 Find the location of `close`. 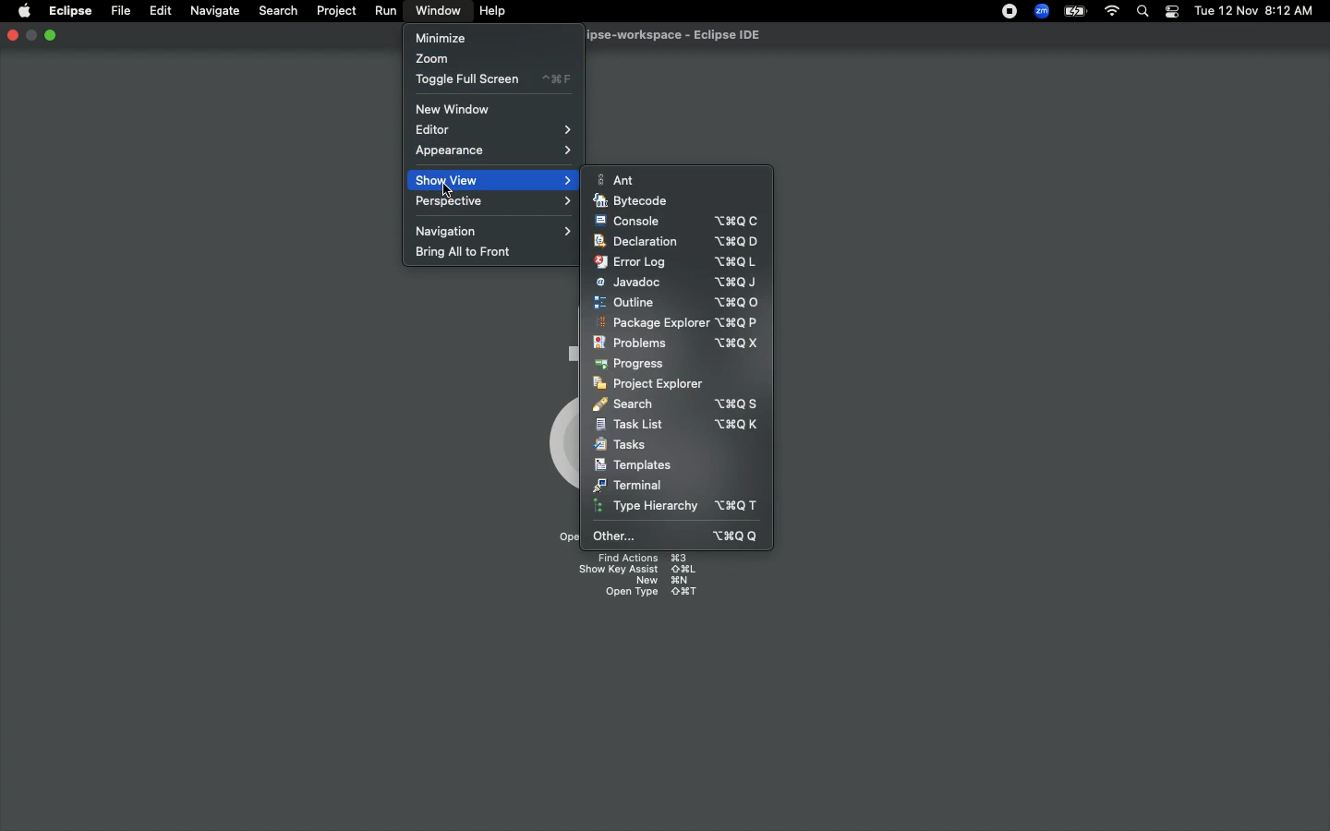

close is located at coordinates (12, 37).